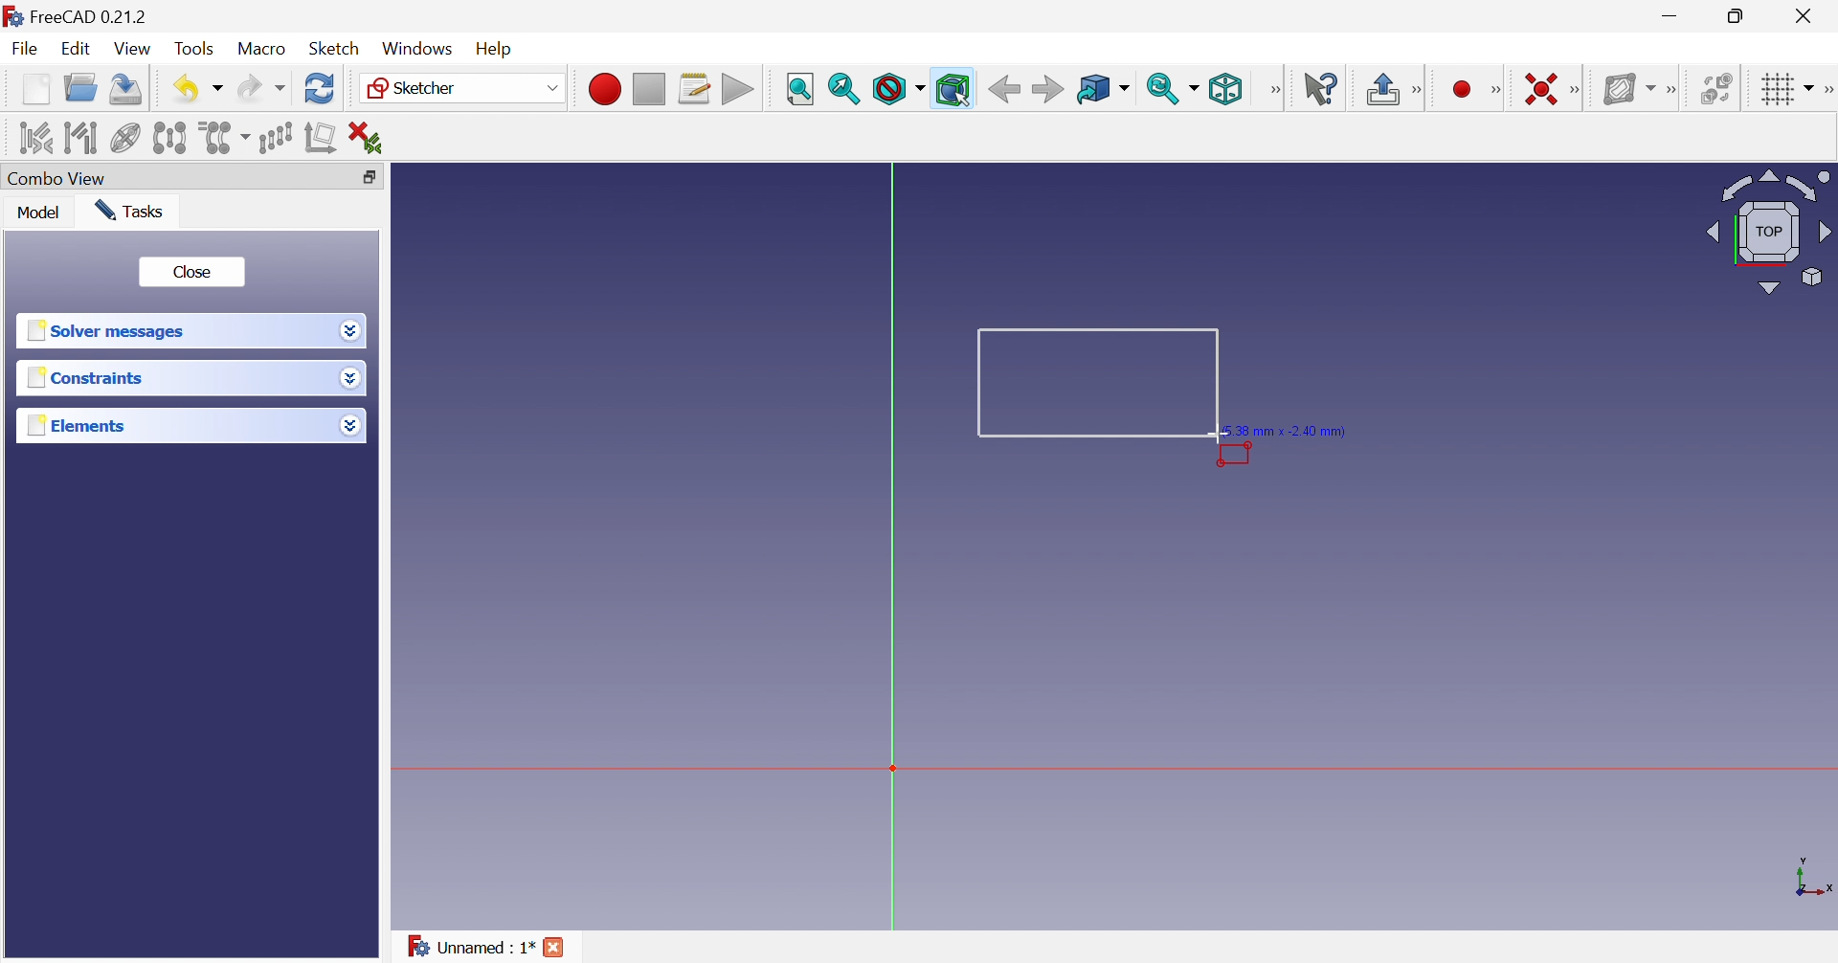 This screenshot has height=963, width=1838. I want to click on Show/hide internal geometry, so click(125, 138).